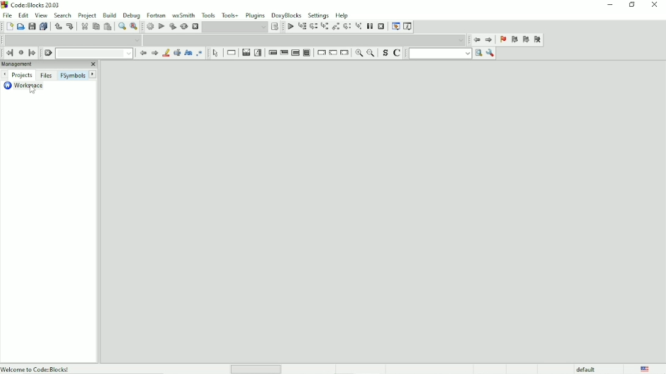  I want to click on Minimize, so click(609, 5).